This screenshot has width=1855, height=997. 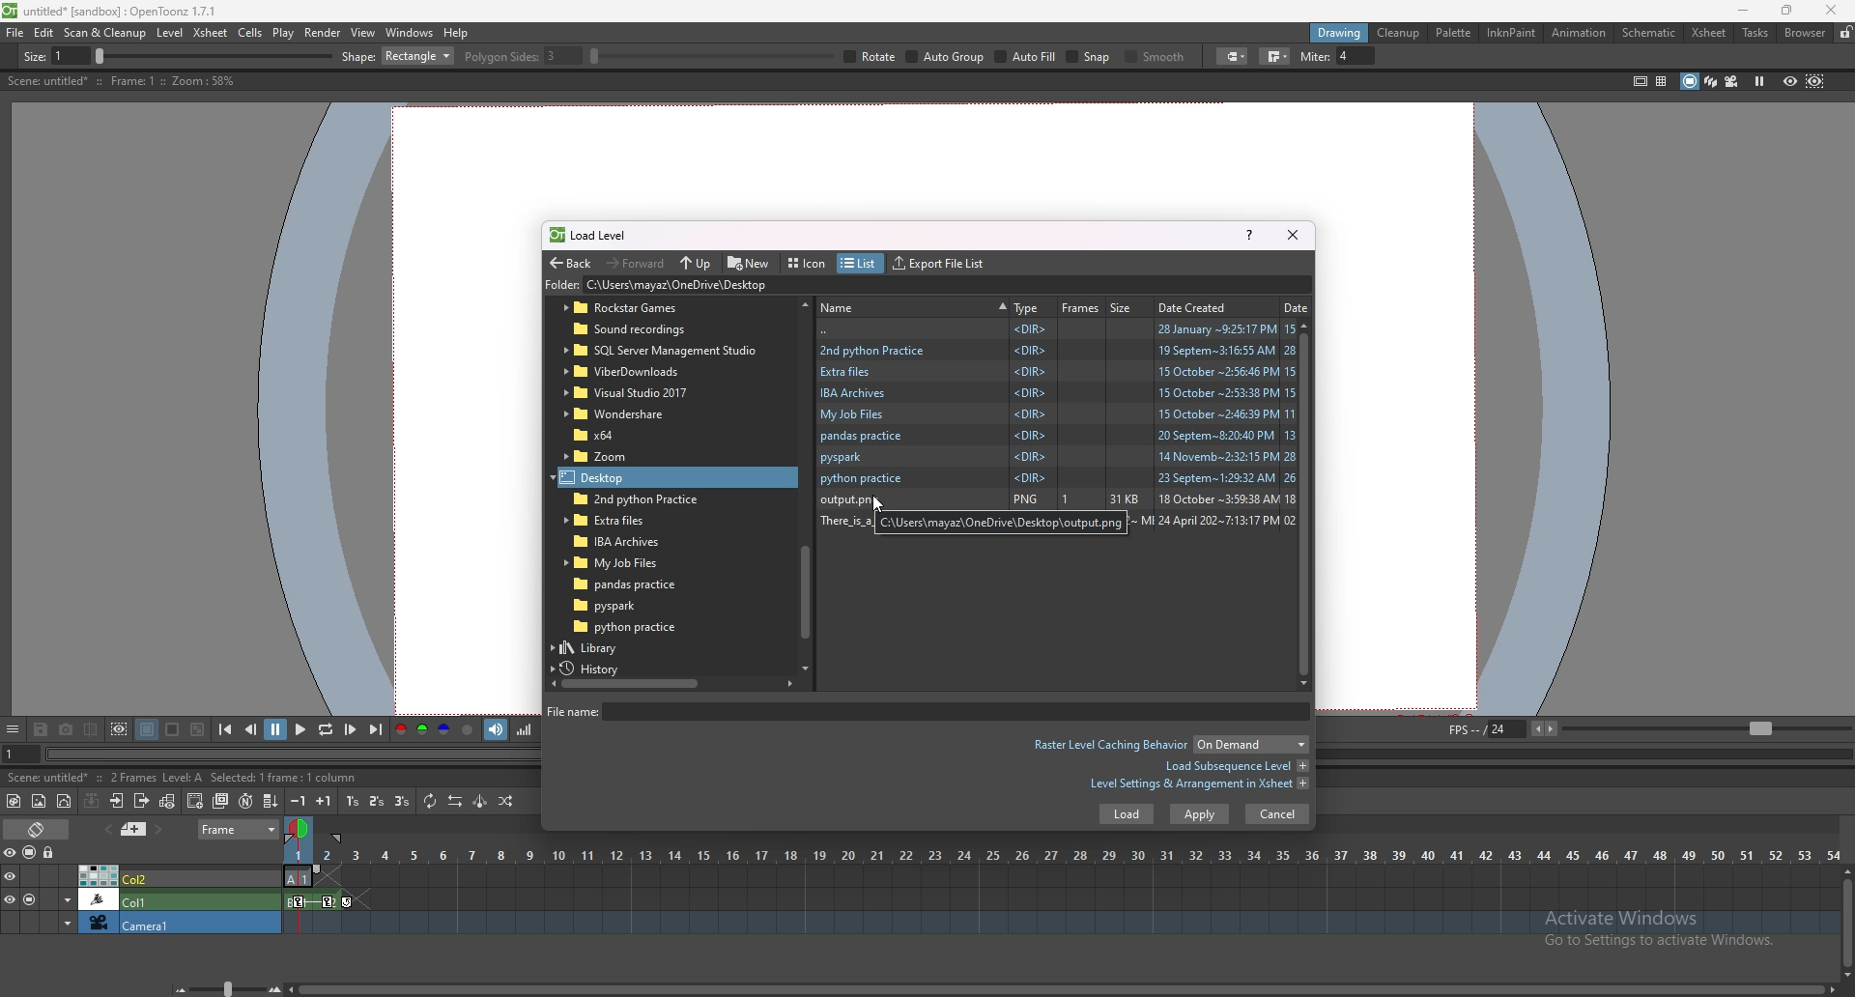 What do you see at coordinates (140, 801) in the screenshot?
I see `close x subsheet` at bounding box center [140, 801].